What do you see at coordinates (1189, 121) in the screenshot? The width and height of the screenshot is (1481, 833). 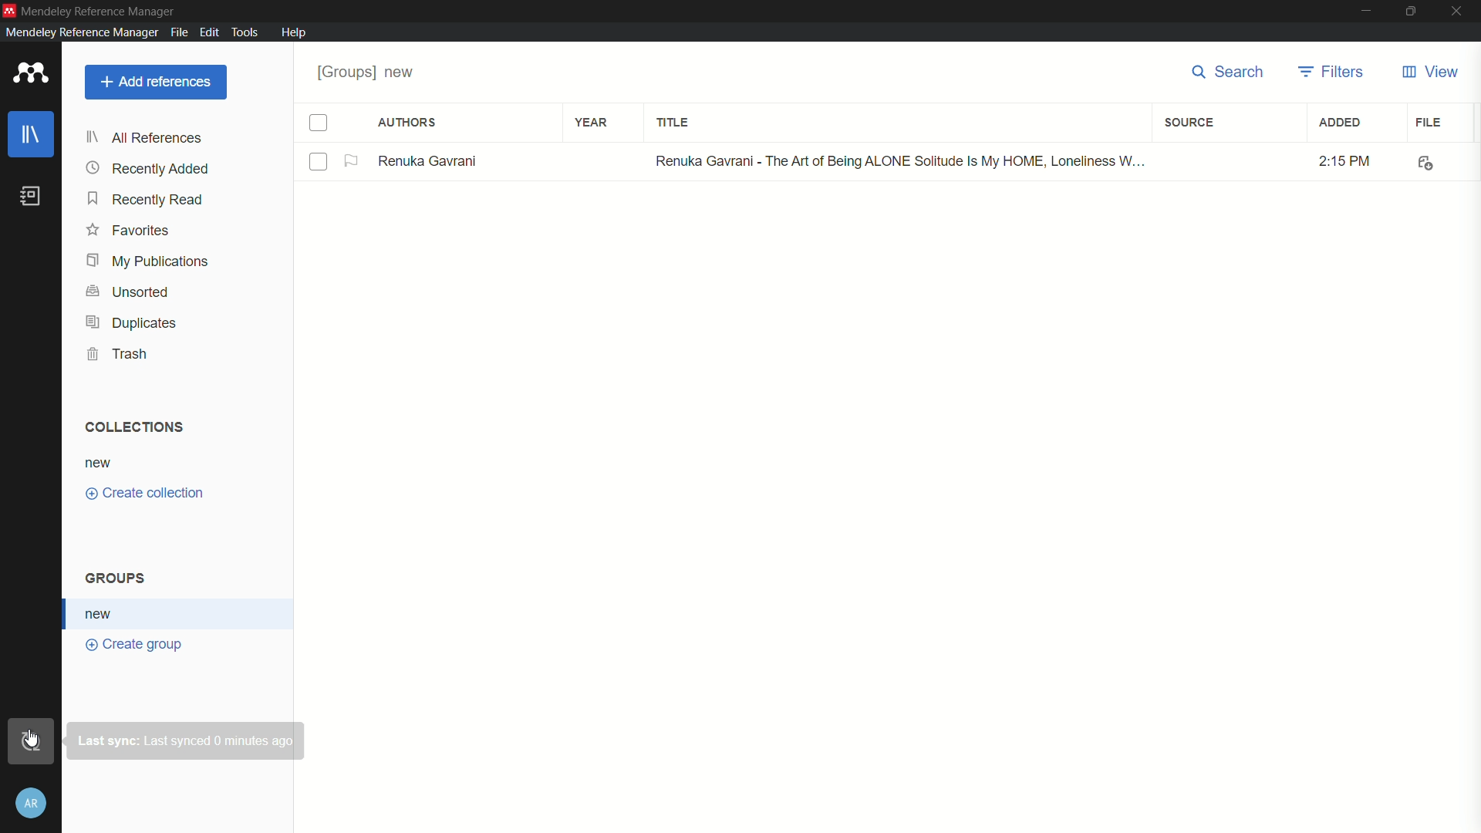 I see `source` at bounding box center [1189, 121].